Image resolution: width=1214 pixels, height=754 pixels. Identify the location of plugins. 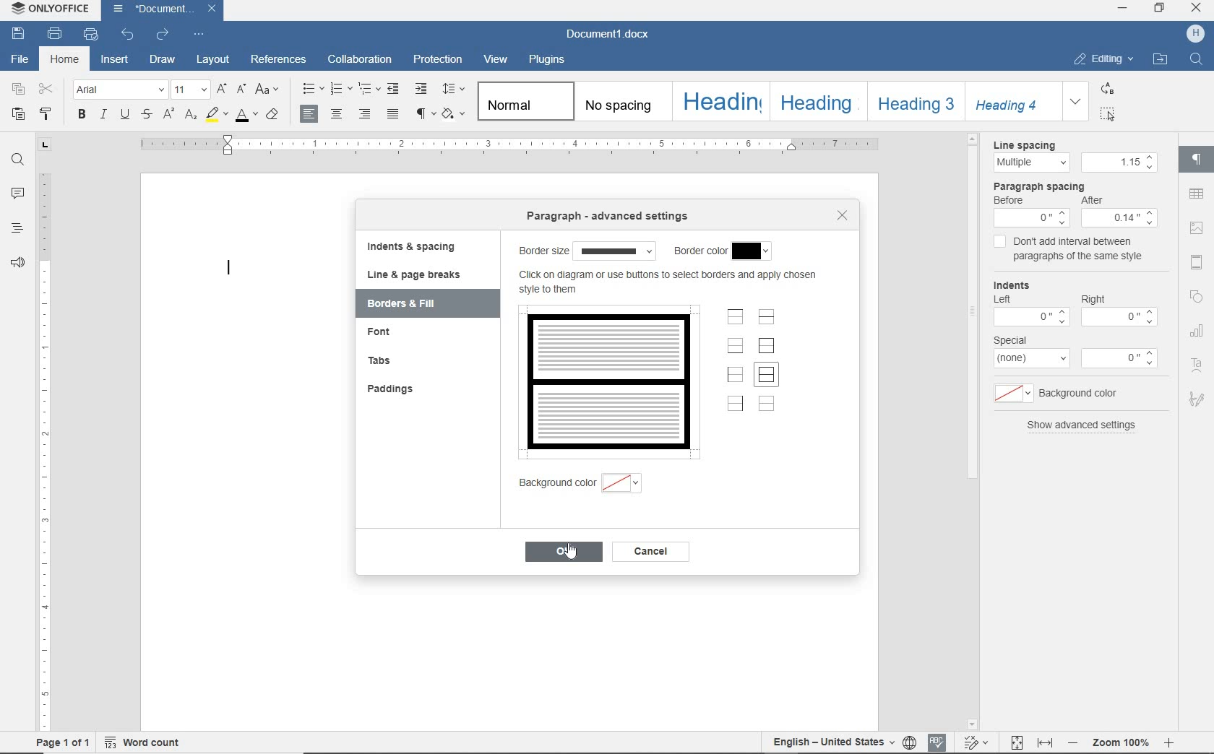
(553, 60).